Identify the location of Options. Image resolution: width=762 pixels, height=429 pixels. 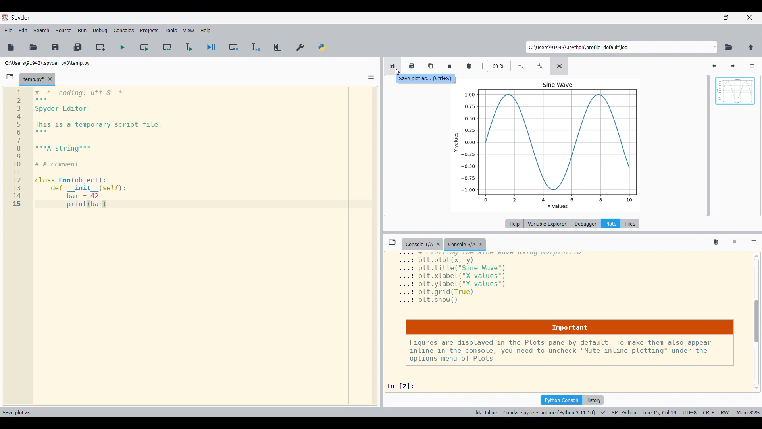
(754, 242).